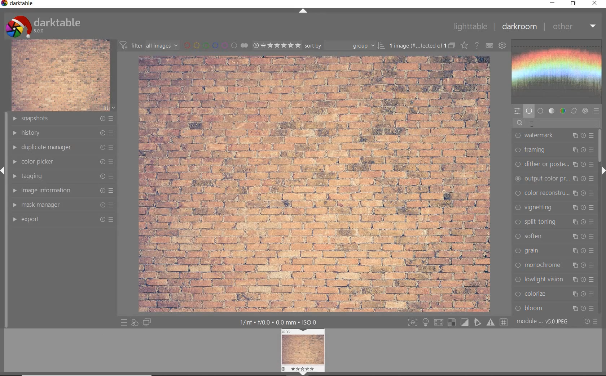 The width and height of the screenshot is (606, 376). Describe the element at coordinates (149, 45) in the screenshot. I see `filter all images` at that location.